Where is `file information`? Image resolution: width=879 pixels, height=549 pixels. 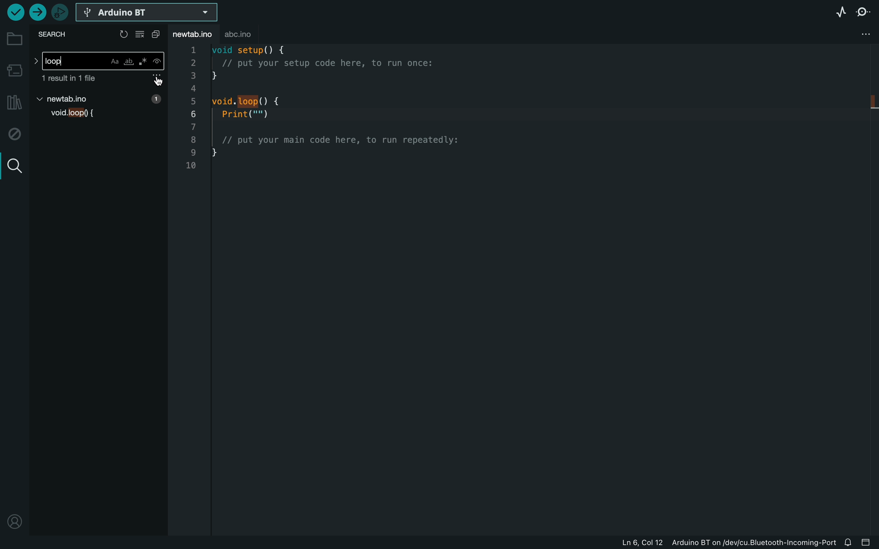
file information is located at coordinates (694, 541).